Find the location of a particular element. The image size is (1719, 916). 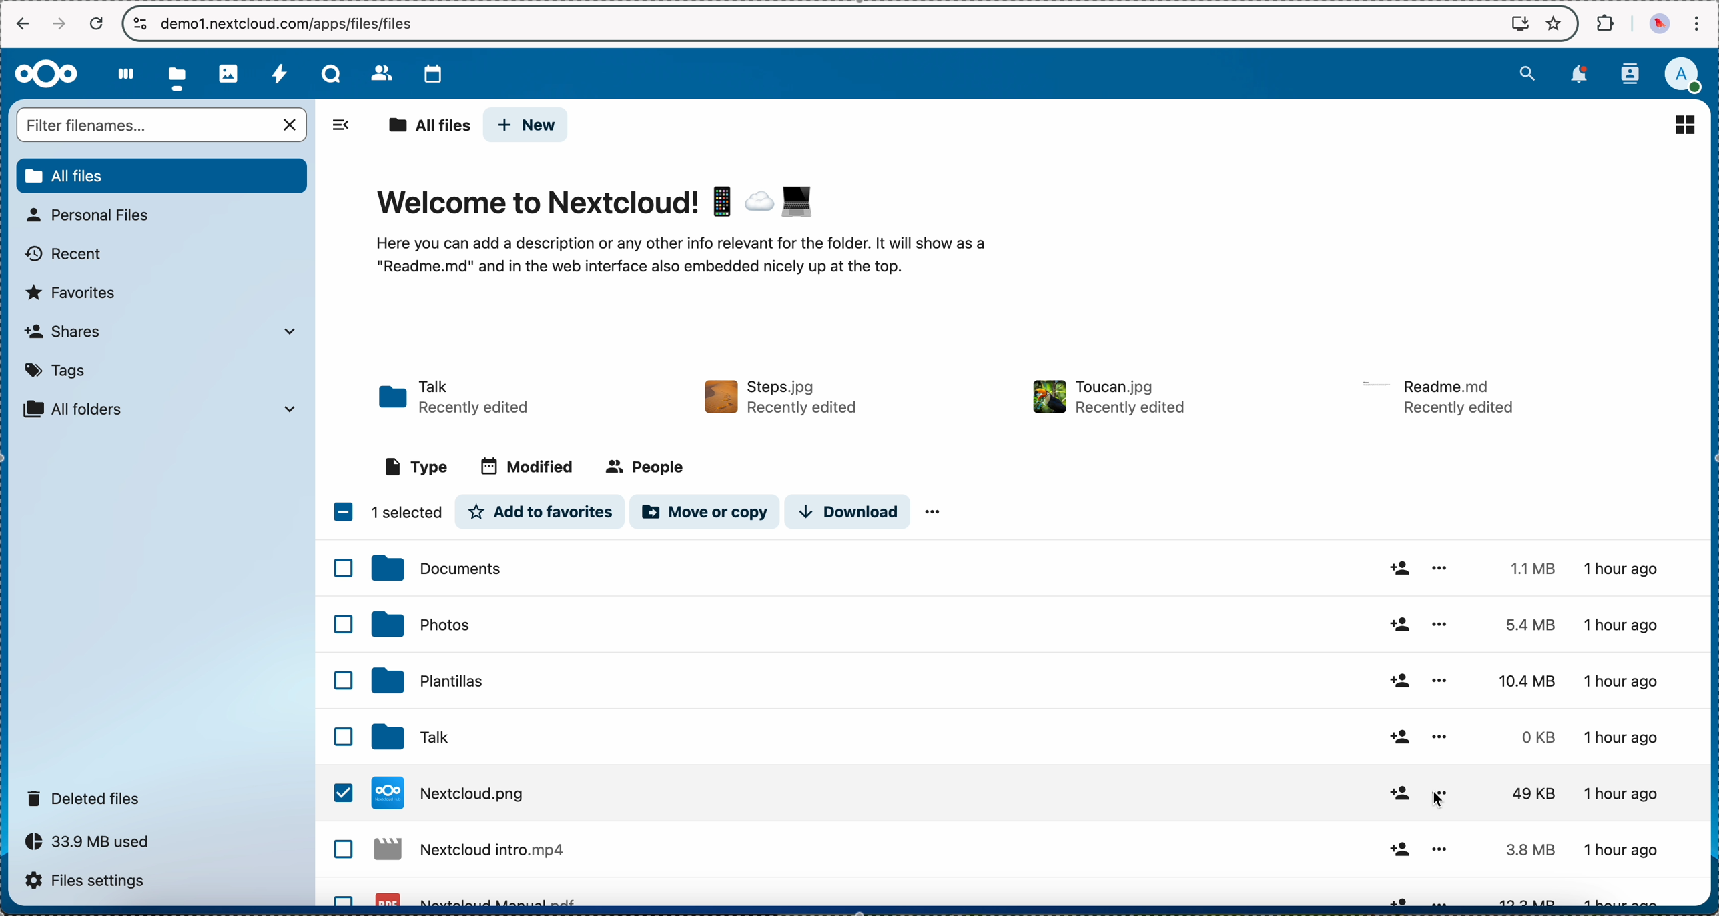

customize and control Google Chrome is located at coordinates (1698, 23).